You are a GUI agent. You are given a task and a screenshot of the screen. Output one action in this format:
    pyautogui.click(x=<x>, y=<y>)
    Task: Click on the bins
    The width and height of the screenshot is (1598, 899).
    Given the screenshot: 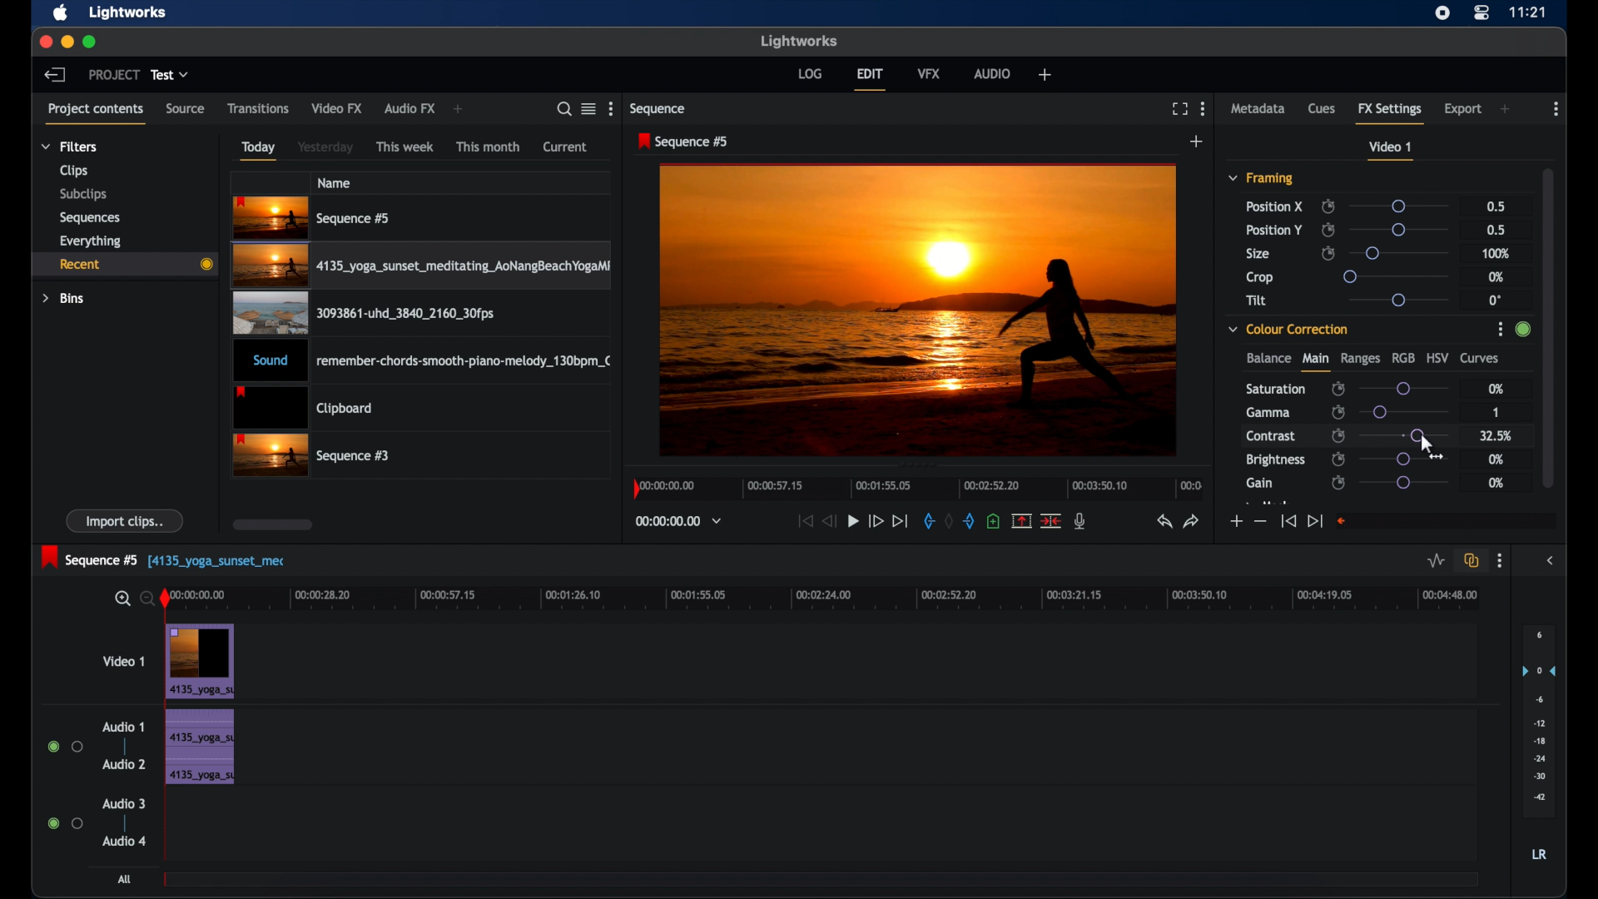 What is the action you would take?
    pyautogui.click(x=63, y=299)
    